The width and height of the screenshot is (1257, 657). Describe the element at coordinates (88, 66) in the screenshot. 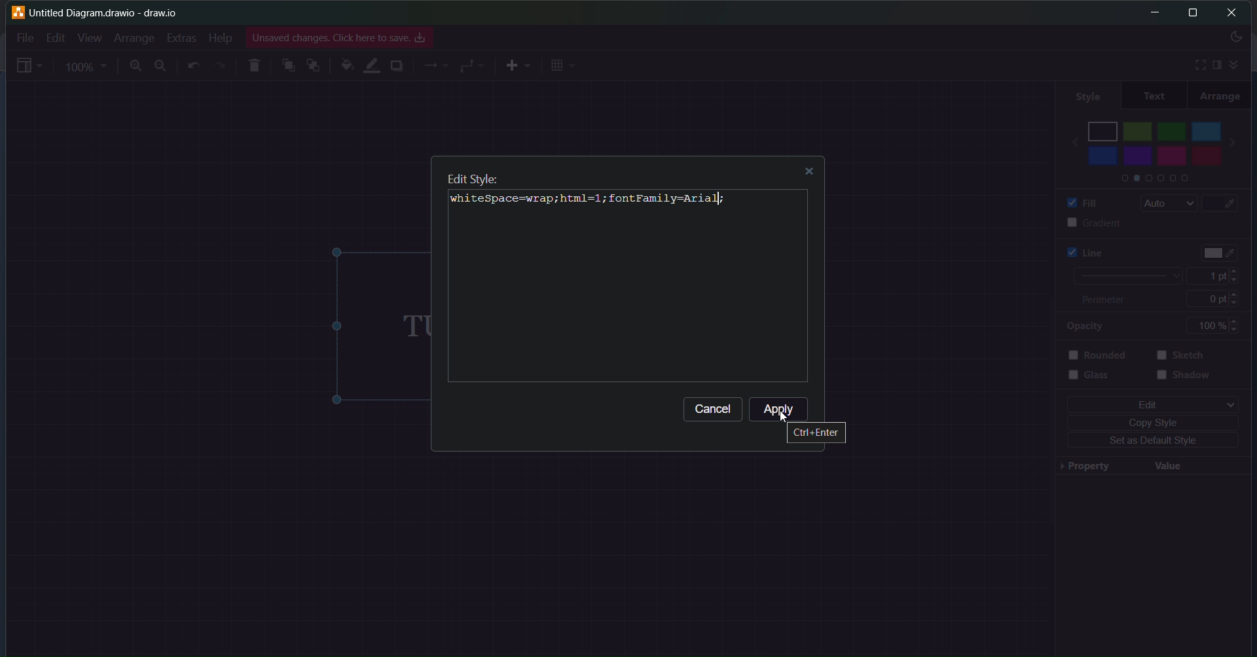

I see `zoom percentage` at that location.